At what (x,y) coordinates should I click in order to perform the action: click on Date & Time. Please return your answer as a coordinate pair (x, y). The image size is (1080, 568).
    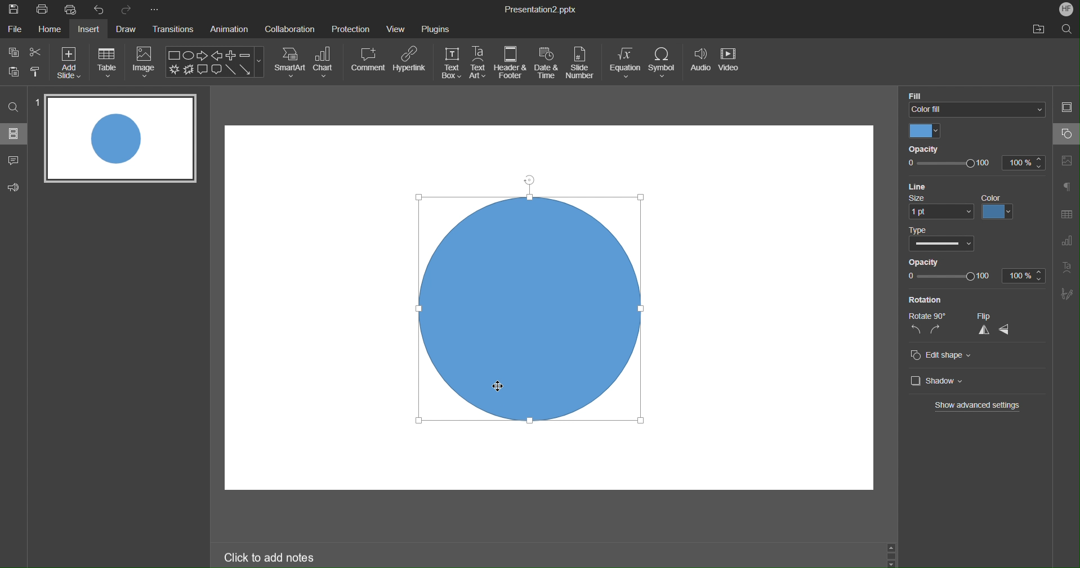
    Looking at the image, I should click on (547, 63).